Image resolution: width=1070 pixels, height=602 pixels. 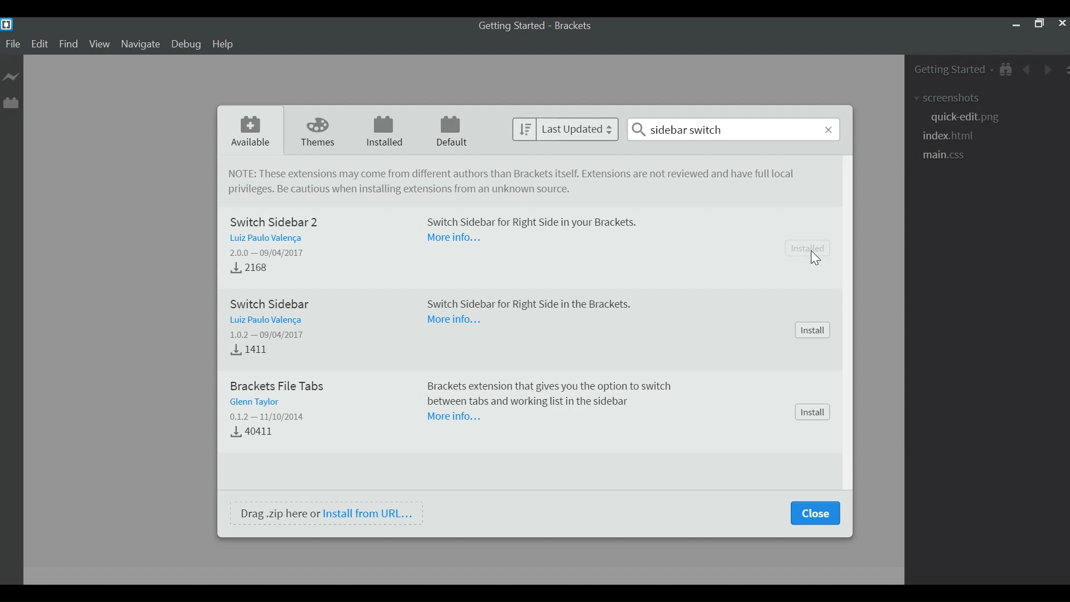 I want to click on Install, so click(x=813, y=413).